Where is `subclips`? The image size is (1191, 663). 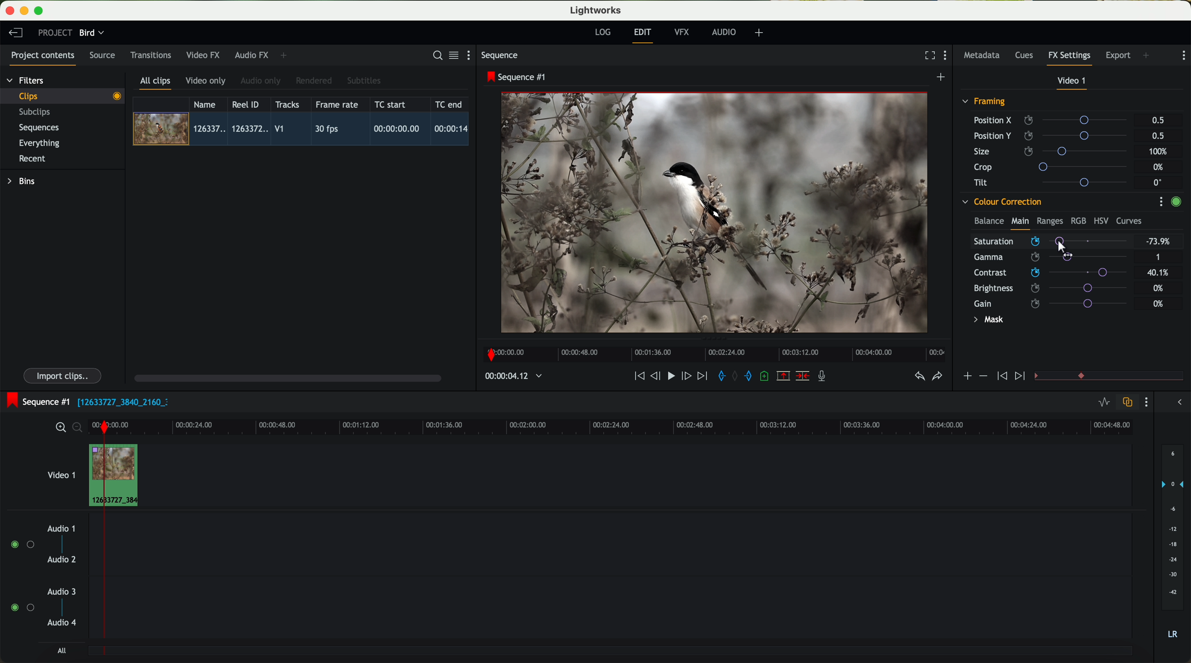 subclips is located at coordinates (37, 113).